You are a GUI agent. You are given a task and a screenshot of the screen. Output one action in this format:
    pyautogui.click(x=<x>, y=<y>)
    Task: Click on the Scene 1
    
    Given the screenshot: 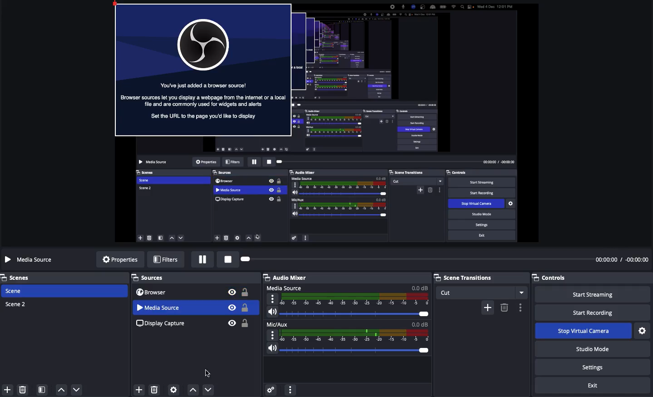 What is the action you would take?
    pyautogui.click(x=14, y=291)
    